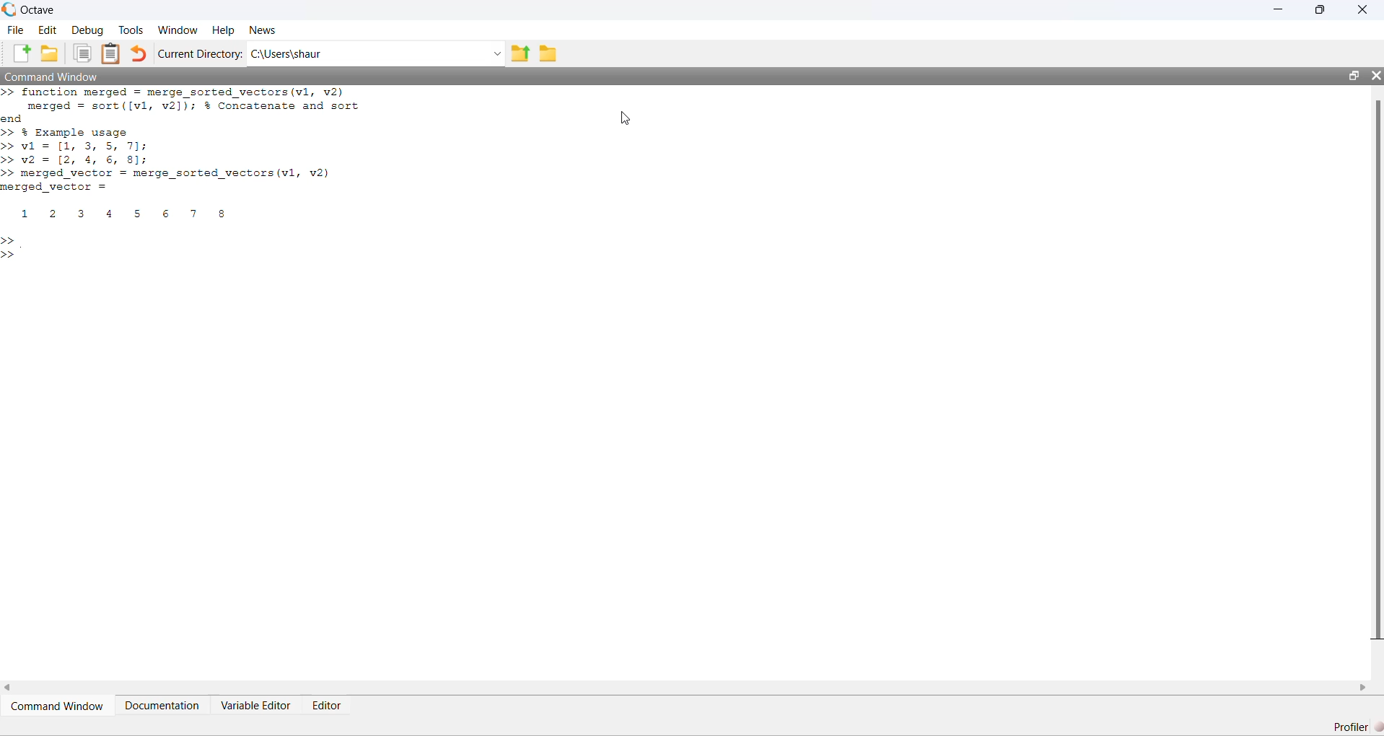  What do you see at coordinates (1377, 76) in the screenshot?
I see `close` at bounding box center [1377, 76].